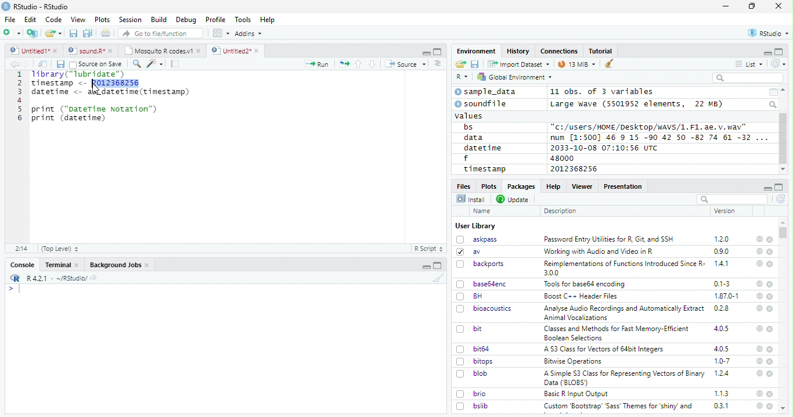  I want to click on Console, so click(22, 265).